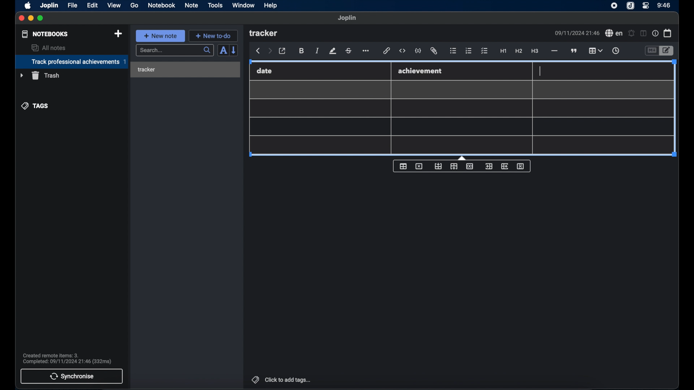 The height and width of the screenshot is (390, 694). I want to click on note properties, so click(655, 33).